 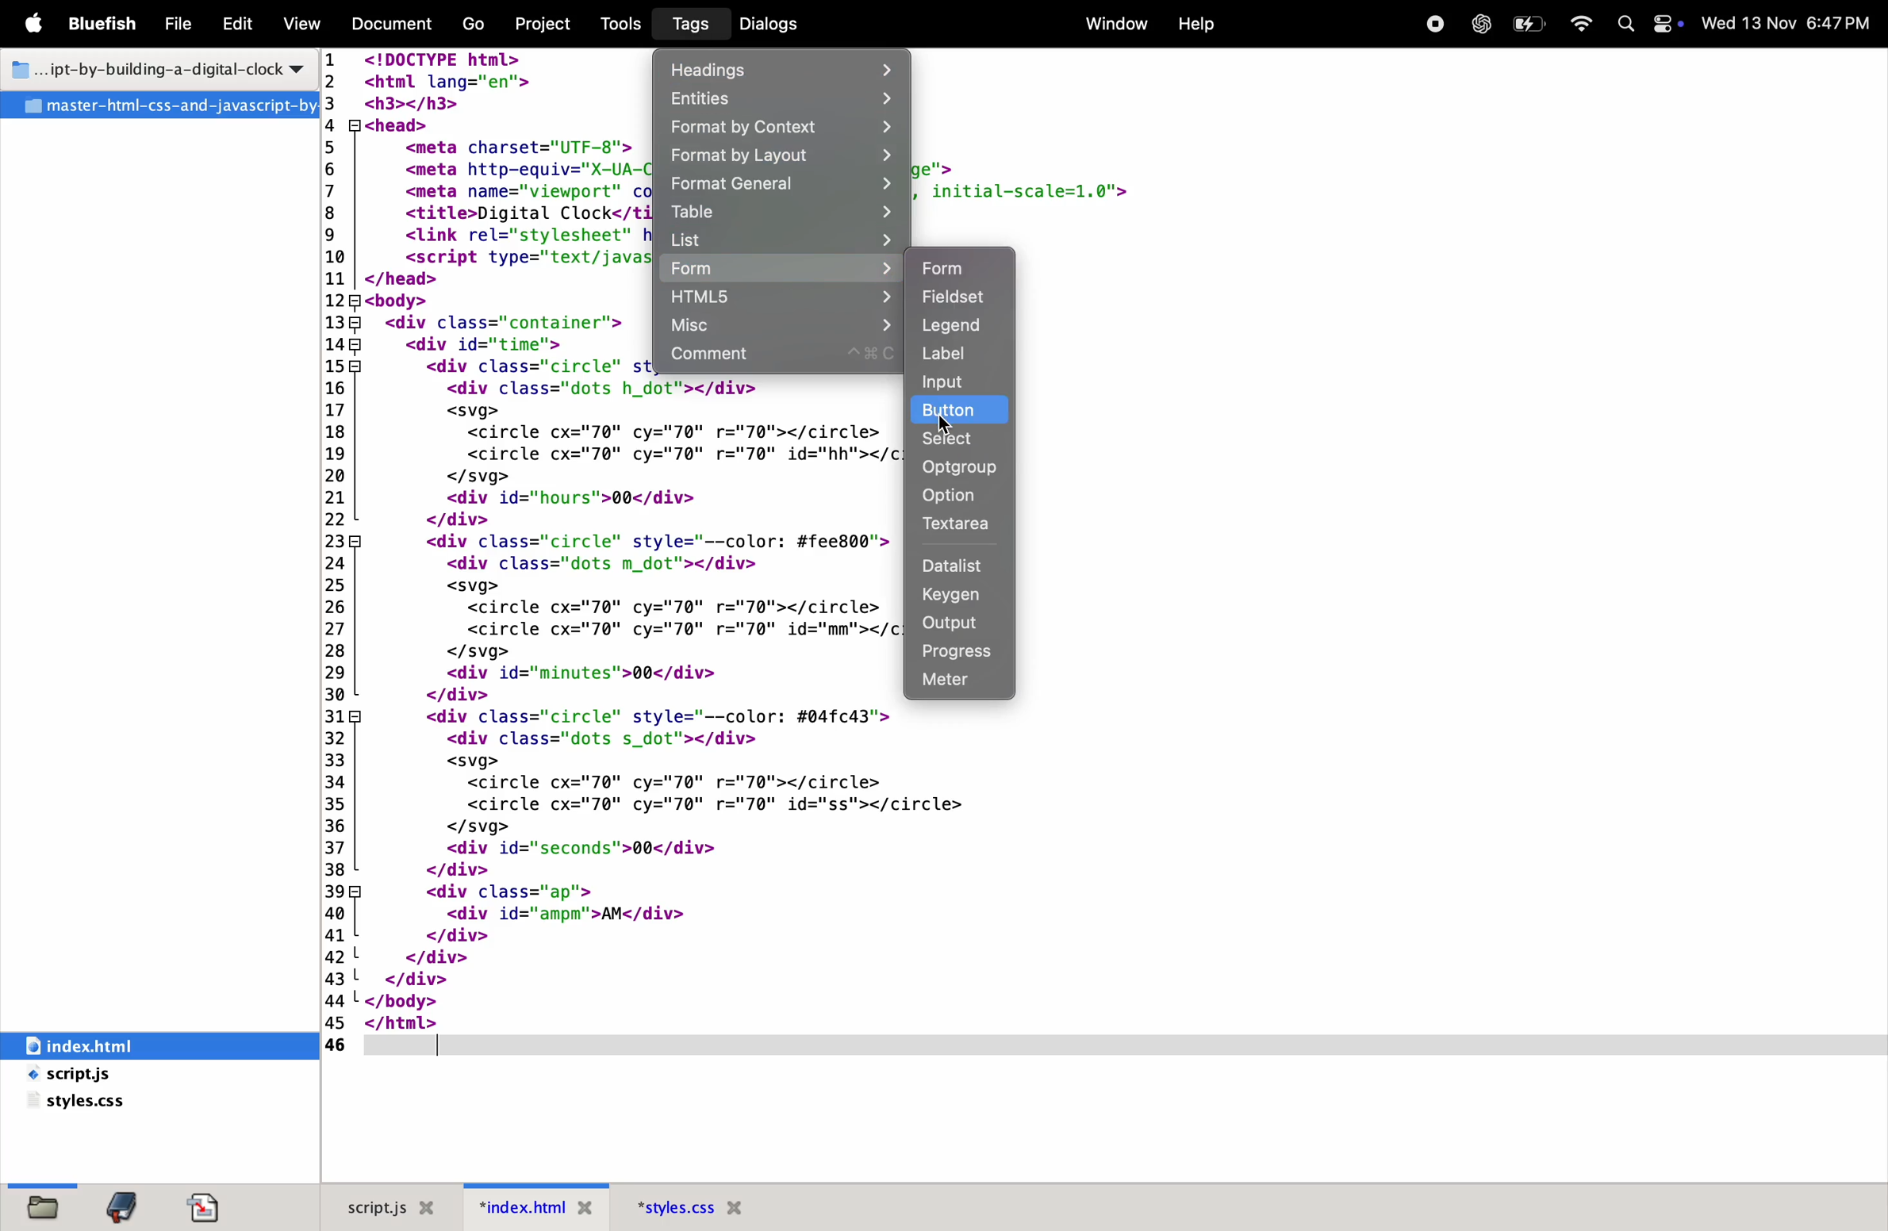 What do you see at coordinates (672, 1208) in the screenshot?
I see `Style.css` at bounding box center [672, 1208].